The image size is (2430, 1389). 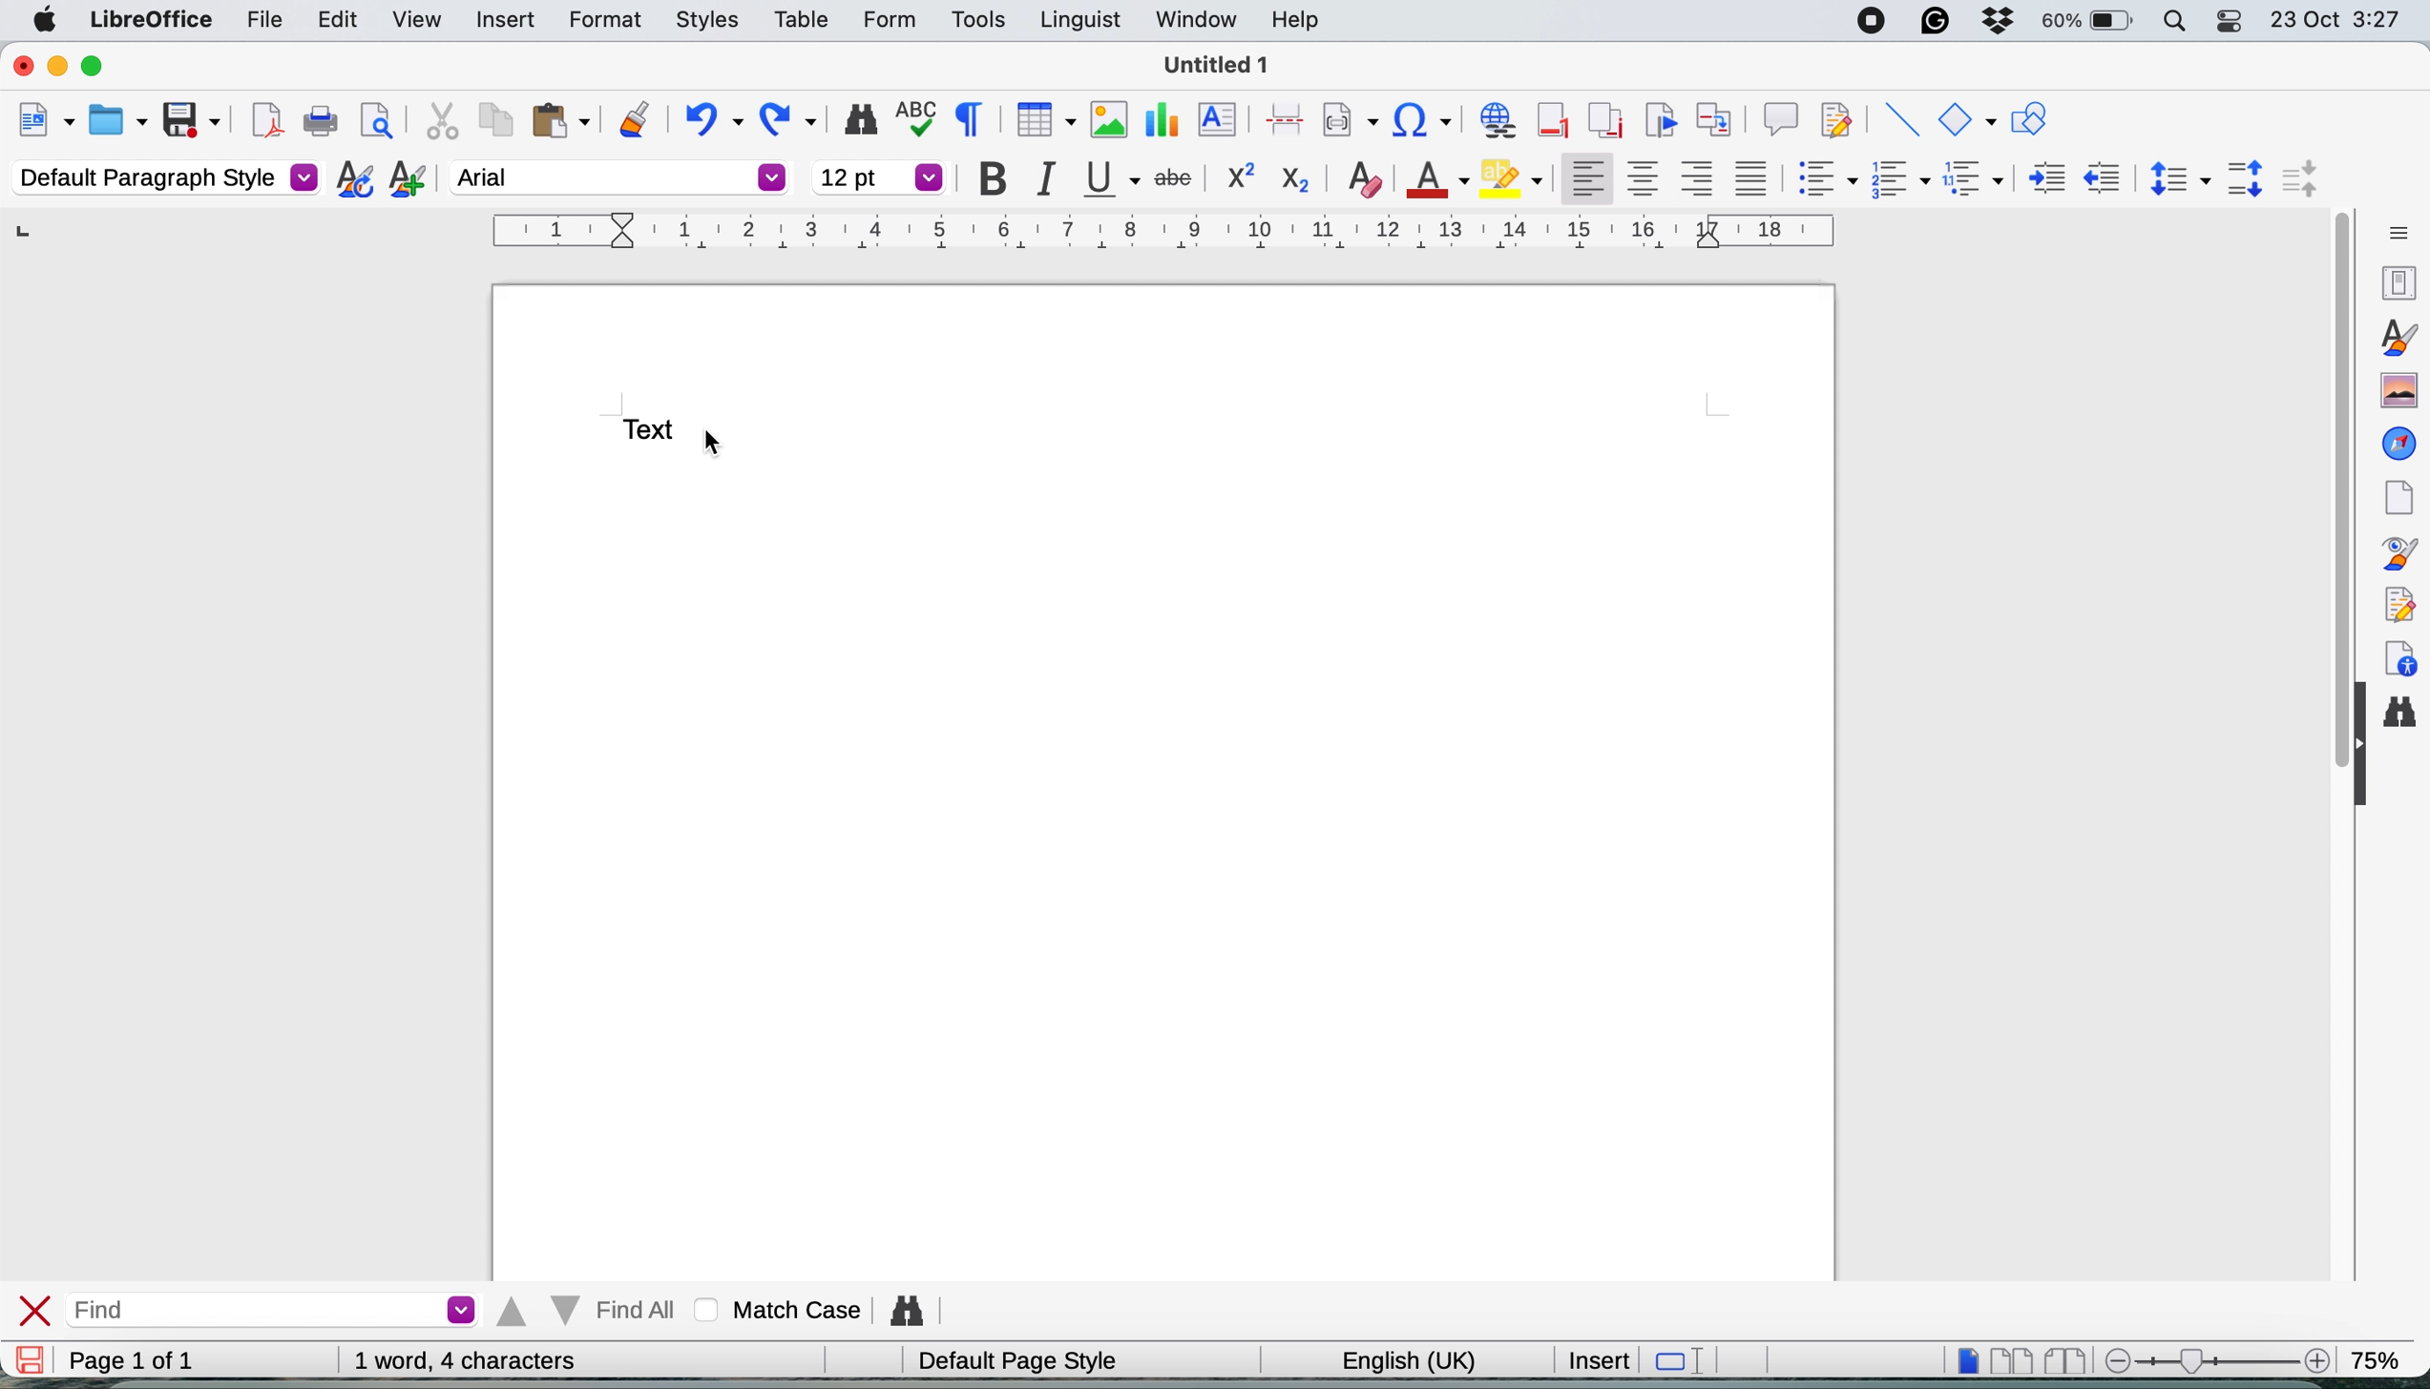 I want to click on standard selection, so click(x=1676, y=1359).